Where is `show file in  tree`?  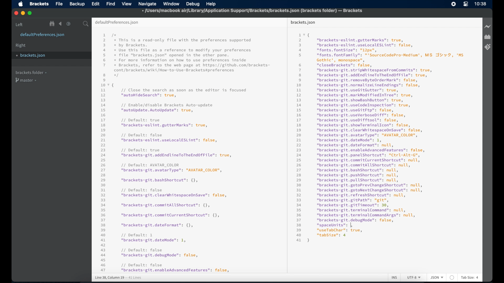 show file in  tree is located at coordinates (52, 24).